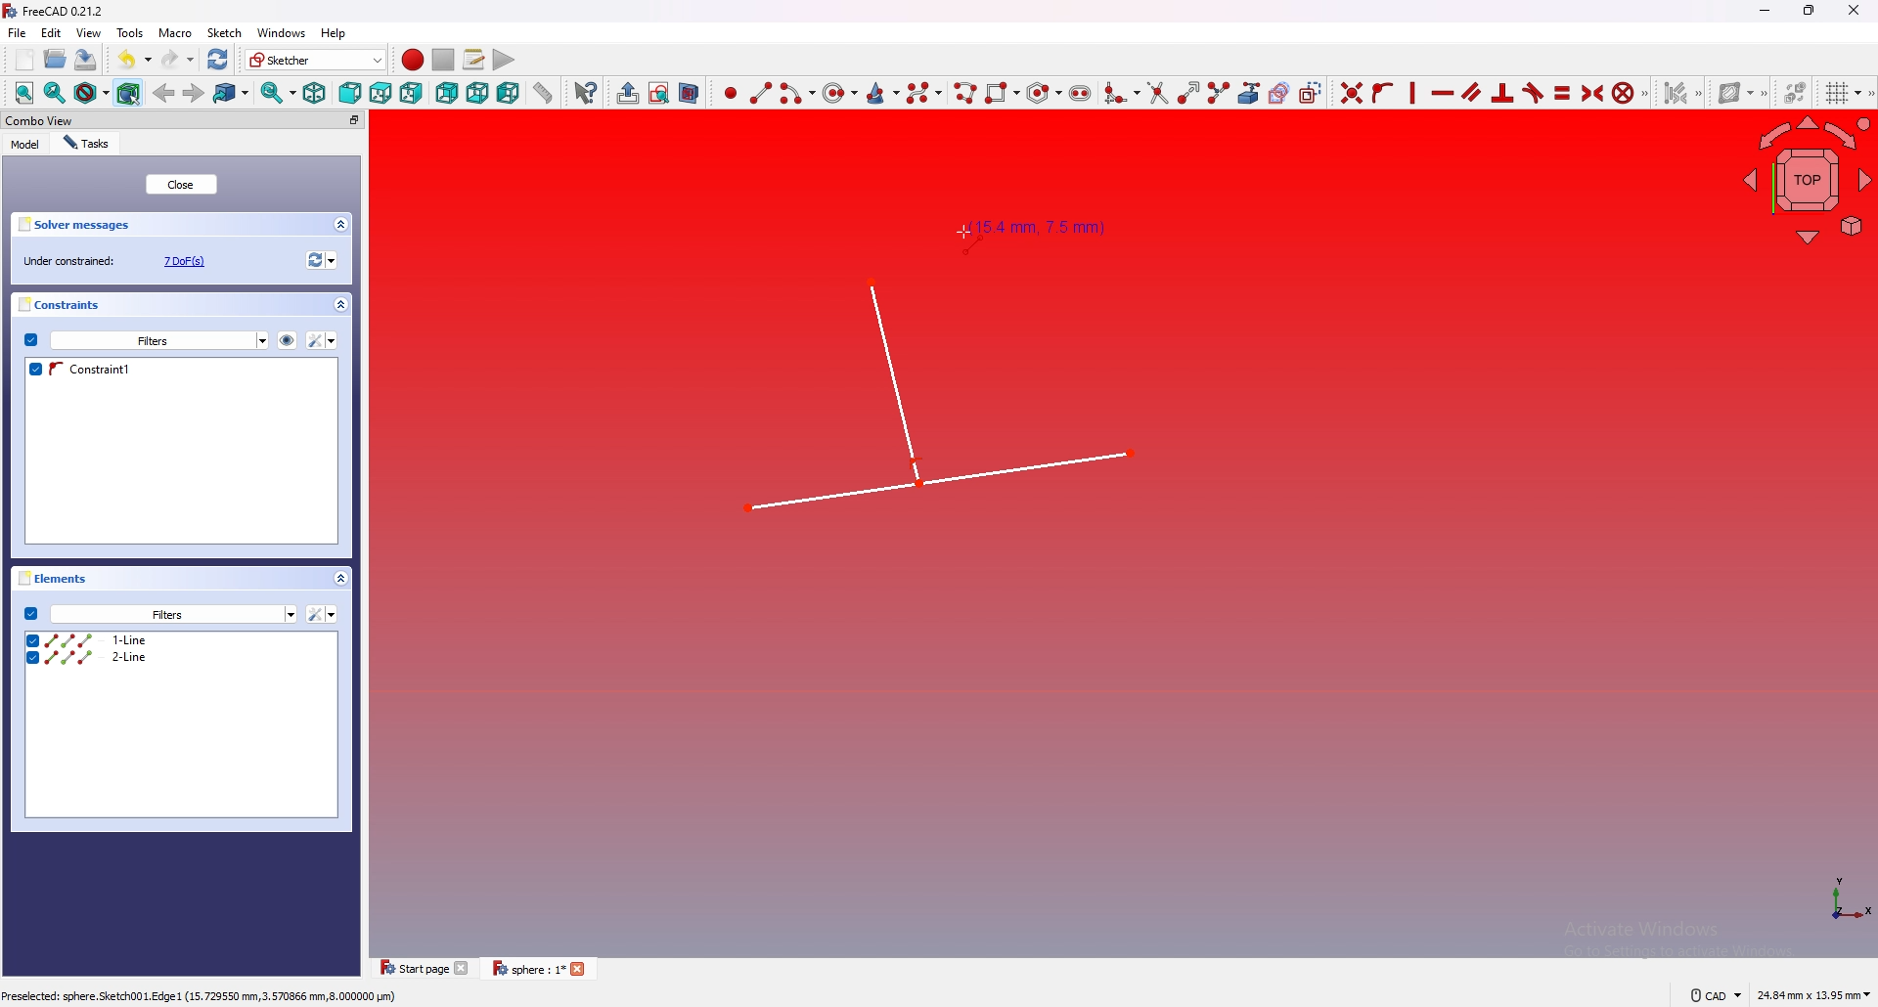 This screenshot has height=1007, width=1878. Describe the element at coordinates (25, 144) in the screenshot. I see `Model` at that location.